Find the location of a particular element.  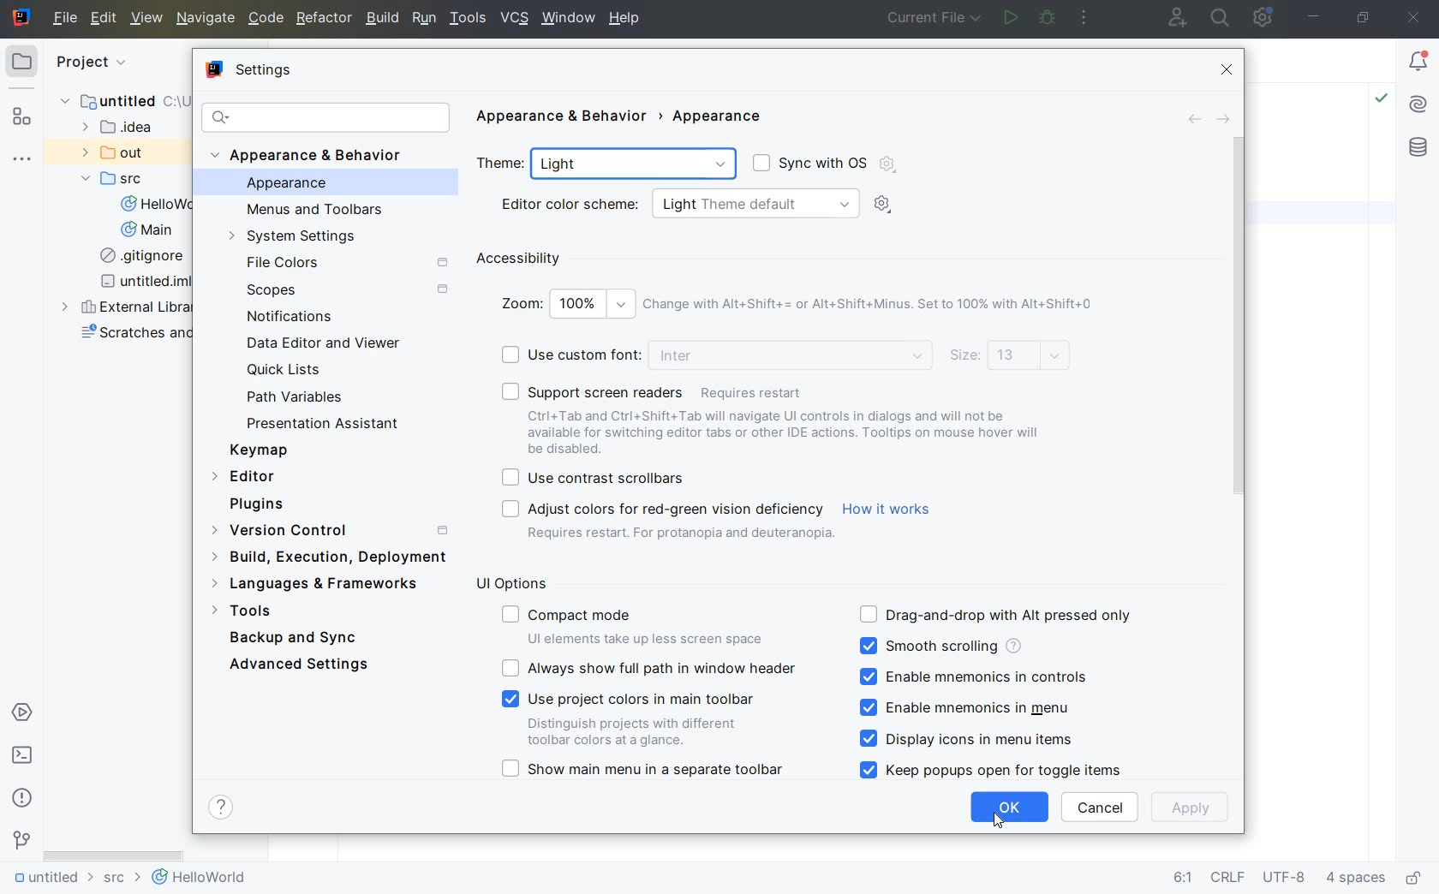

close is located at coordinates (1415, 19).